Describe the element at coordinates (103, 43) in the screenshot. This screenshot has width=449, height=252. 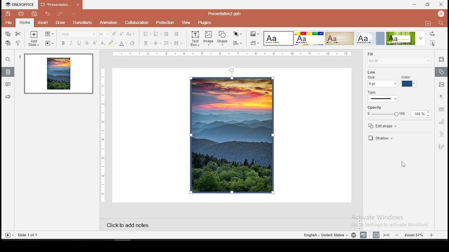
I see `subscript` at that location.